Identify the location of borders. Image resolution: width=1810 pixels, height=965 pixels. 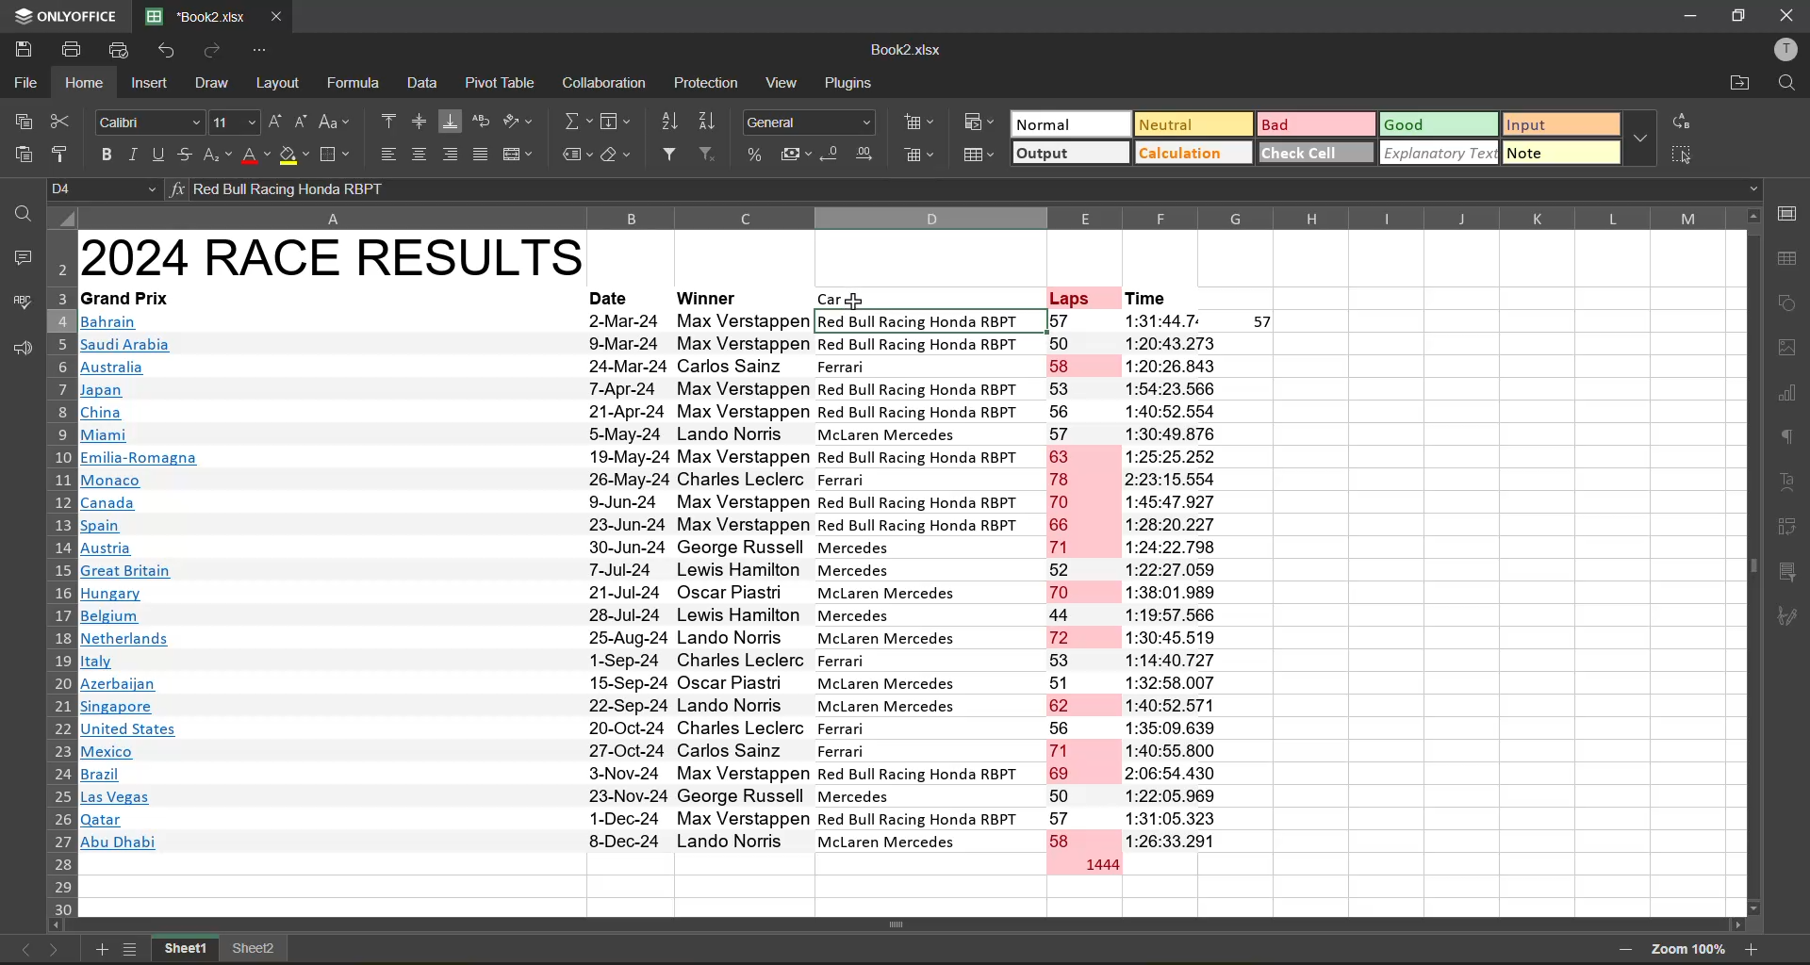
(334, 155).